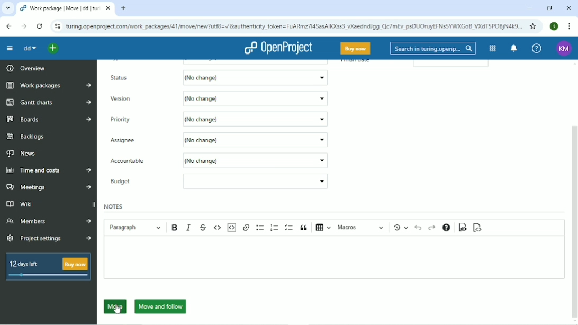  Describe the element at coordinates (132, 138) in the screenshot. I see `TypeAsignee` at that location.